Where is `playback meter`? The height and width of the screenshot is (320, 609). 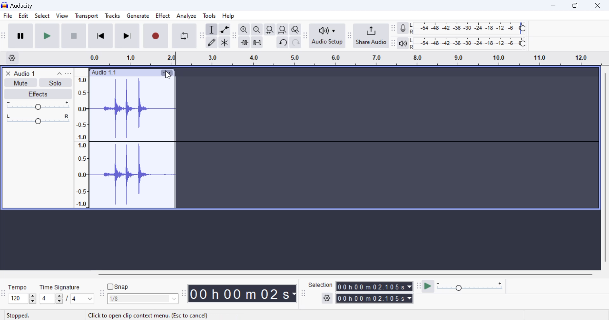
playback meter is located at coordinates (403, 43).